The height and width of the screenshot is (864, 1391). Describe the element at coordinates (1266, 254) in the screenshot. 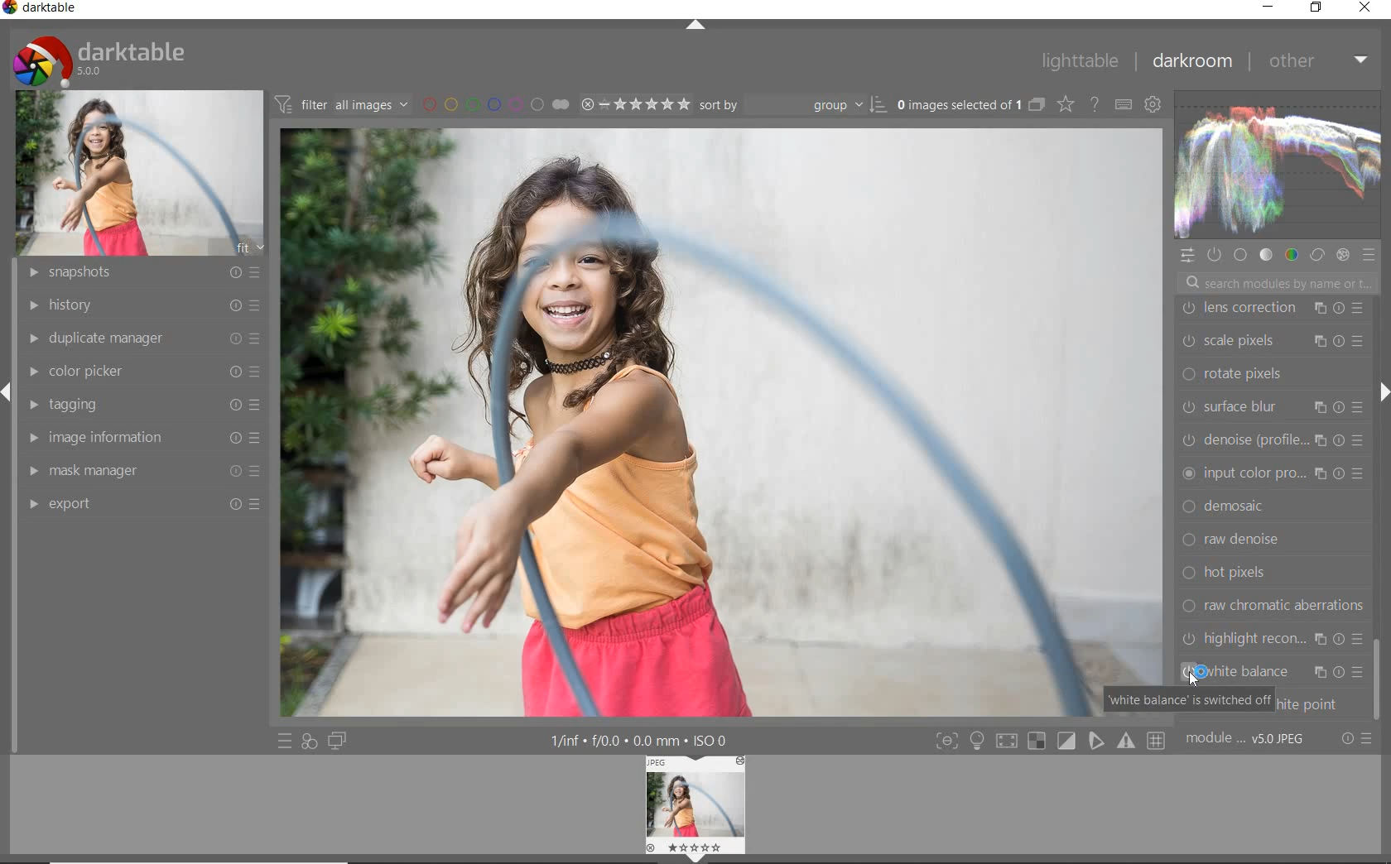

I see `tone` at that location.